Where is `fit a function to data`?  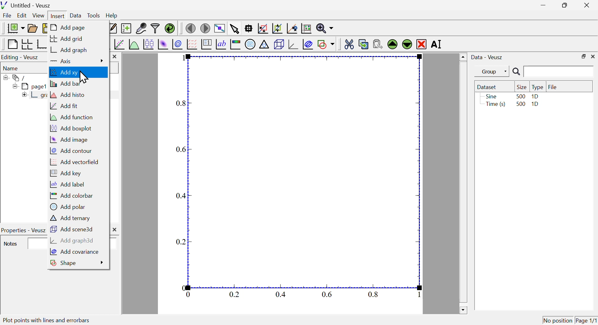 fit a function to data is located at coordinates (119, 44).